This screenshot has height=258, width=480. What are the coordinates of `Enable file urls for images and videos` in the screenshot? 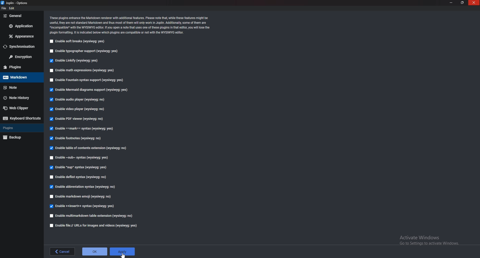 It's located at (94, 225).